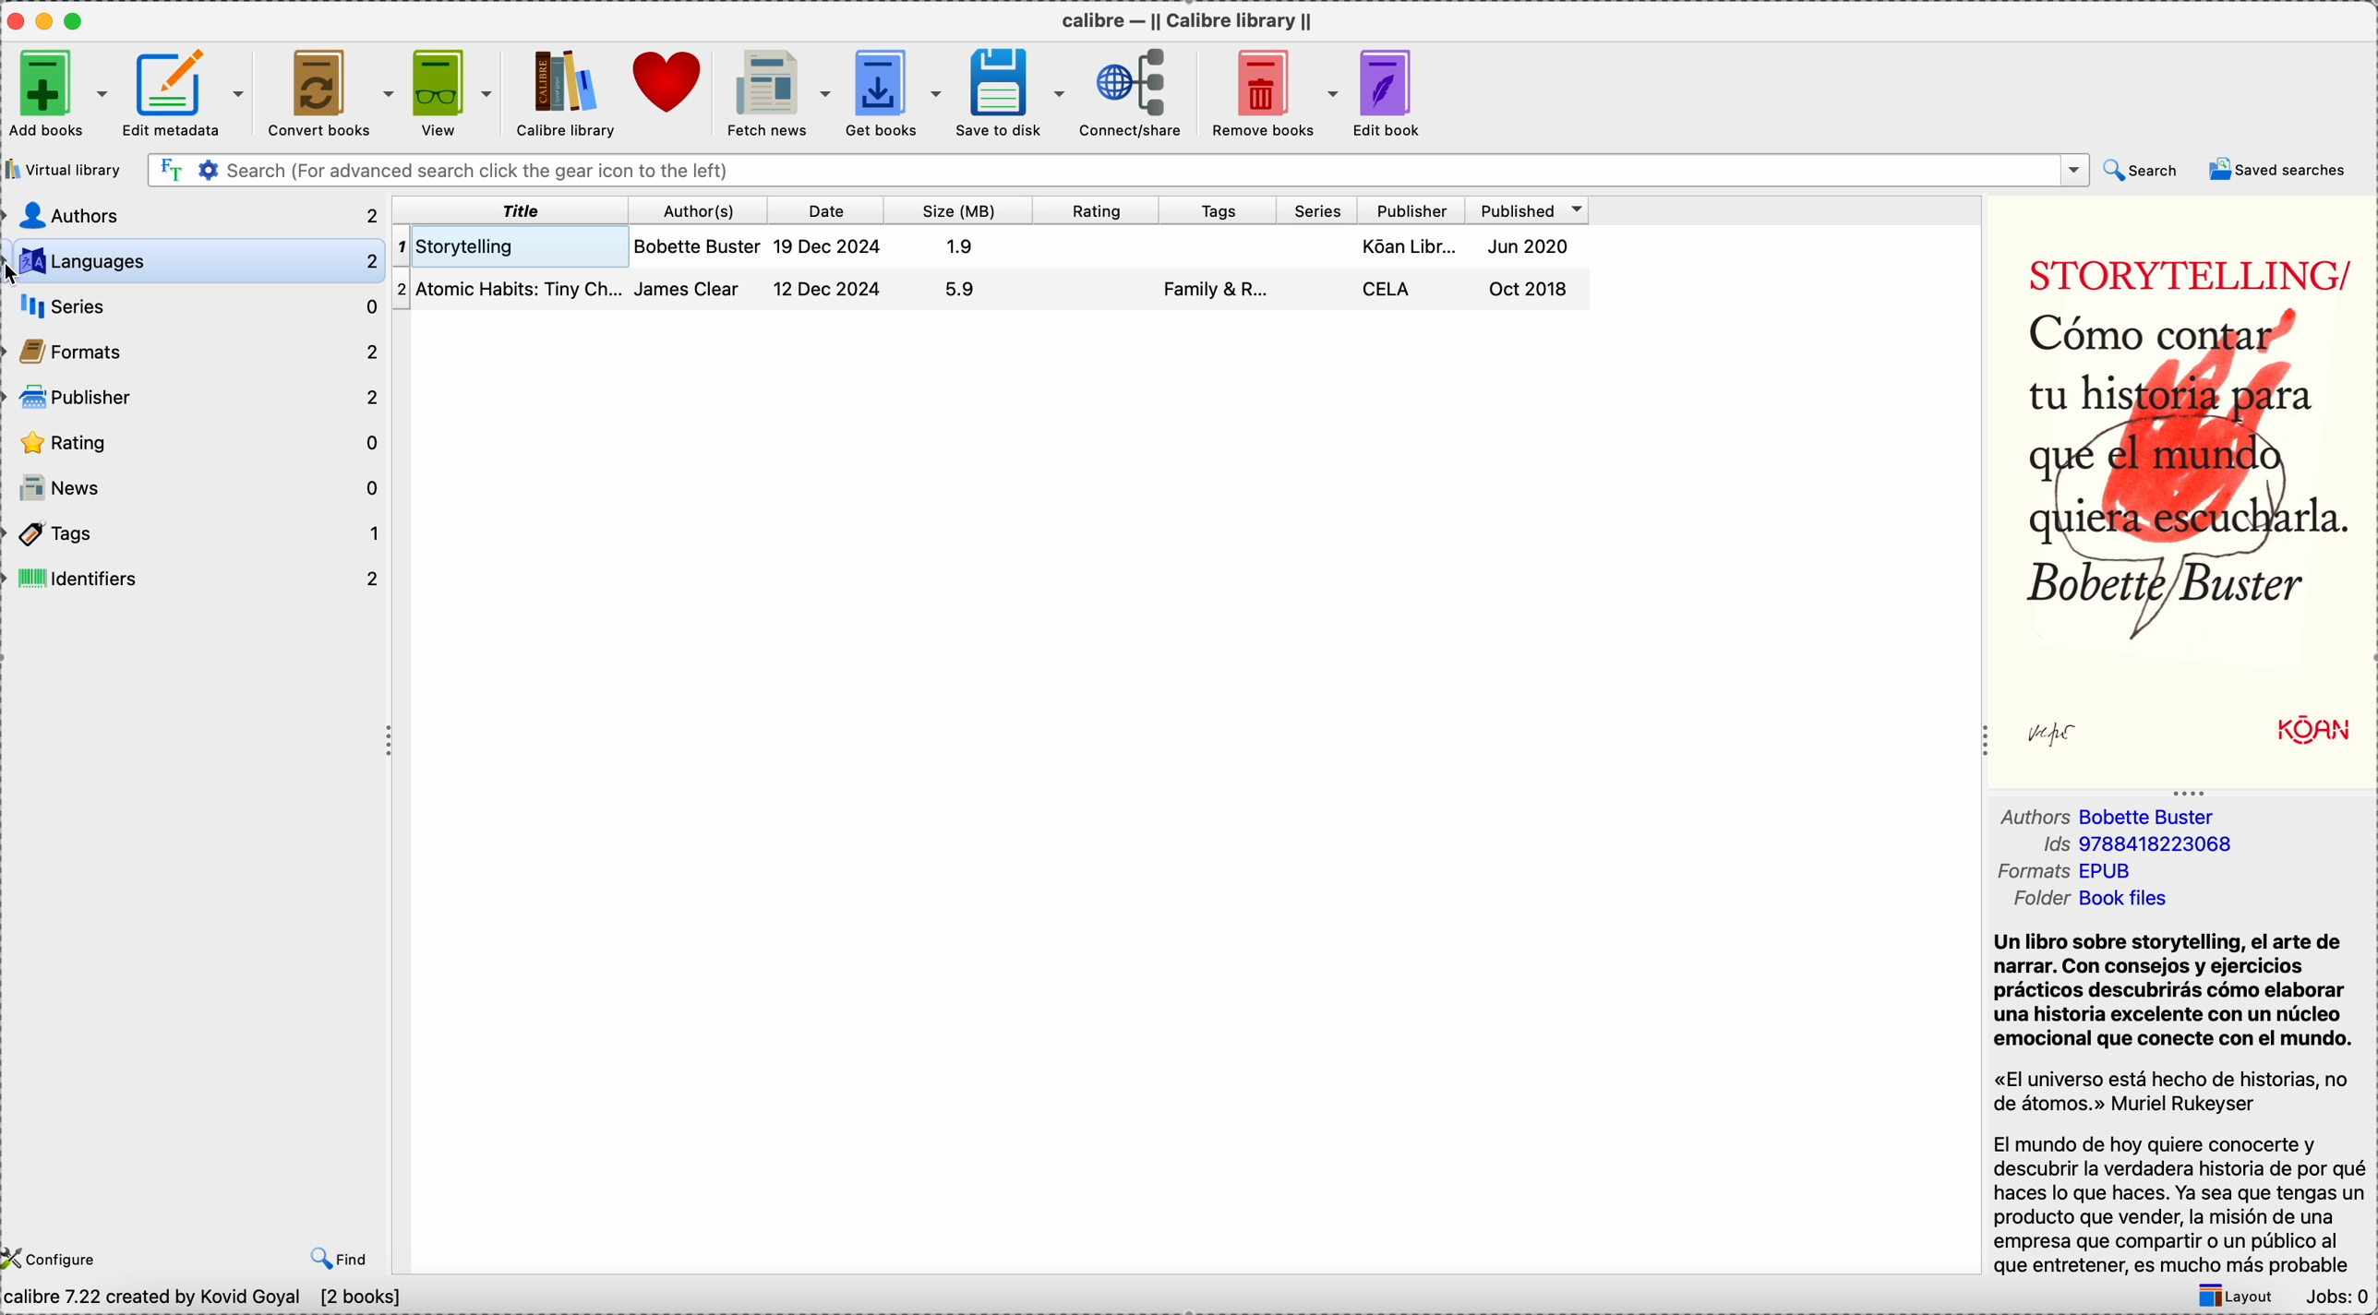 The height and width of the screenshot is (1315, 2378). I want to click on add books, so click(55, 100).